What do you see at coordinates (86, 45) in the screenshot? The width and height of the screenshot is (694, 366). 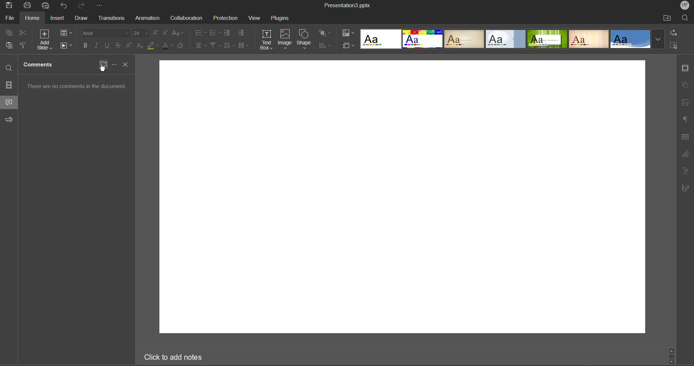 I see `Bold` at bounding box center [86, 45].